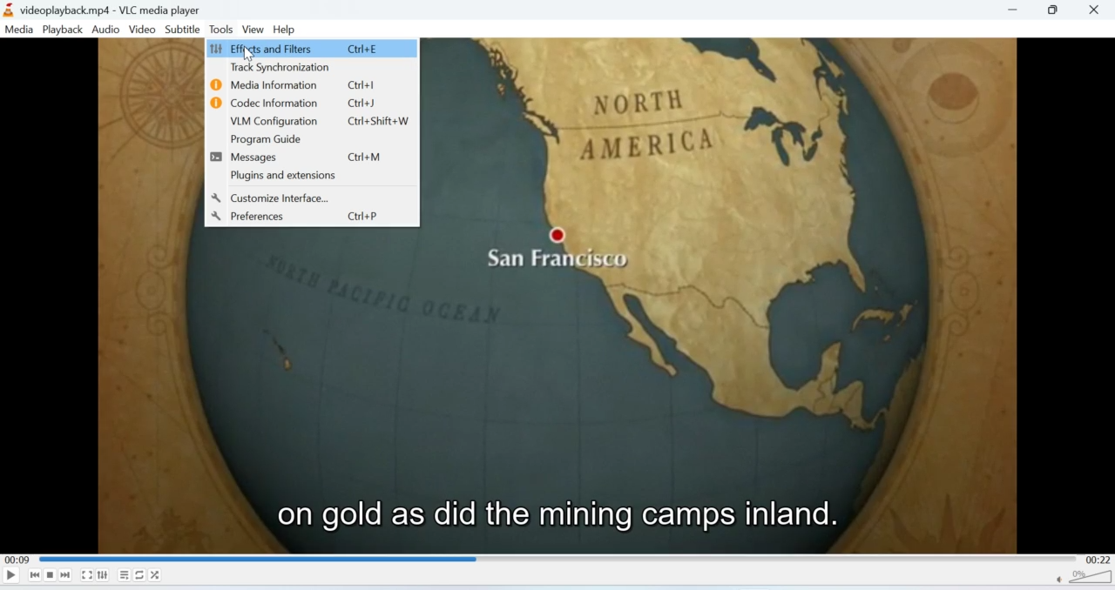 This screenshot has width=1115, height=590. Describe the element at coordinates (51, 575) in the screenshot. I see `Stop` at that location.